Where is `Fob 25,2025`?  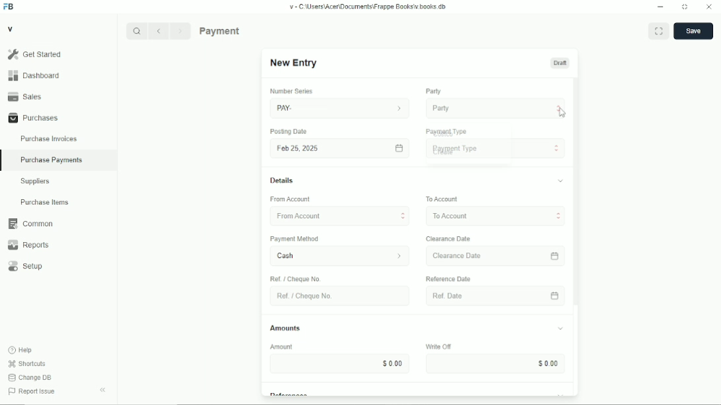 Fob 25,2025 is located at coordinates (337, 148).